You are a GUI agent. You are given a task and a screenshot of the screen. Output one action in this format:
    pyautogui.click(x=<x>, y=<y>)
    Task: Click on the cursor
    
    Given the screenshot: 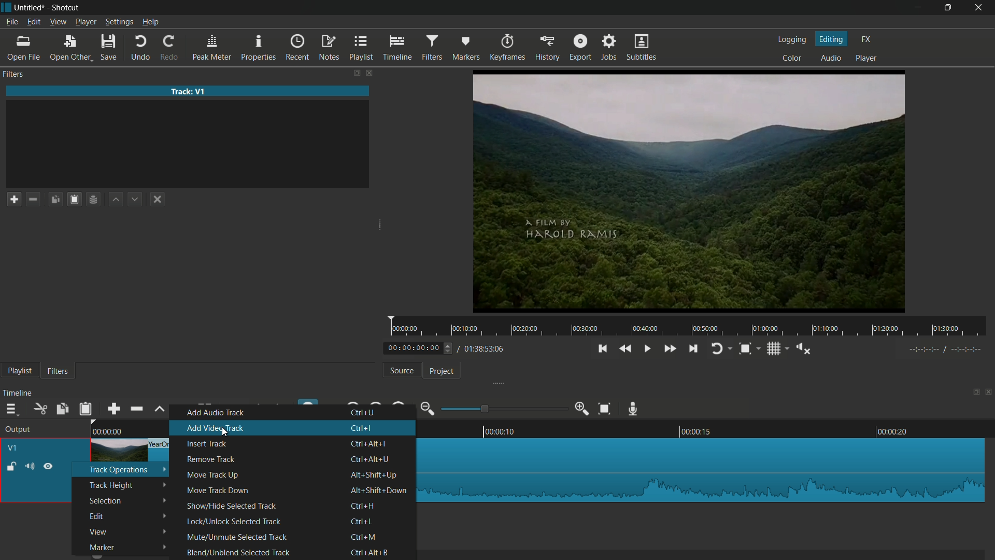 What is the action you would take?
    pyautogui.click(x=224, y=432)
    